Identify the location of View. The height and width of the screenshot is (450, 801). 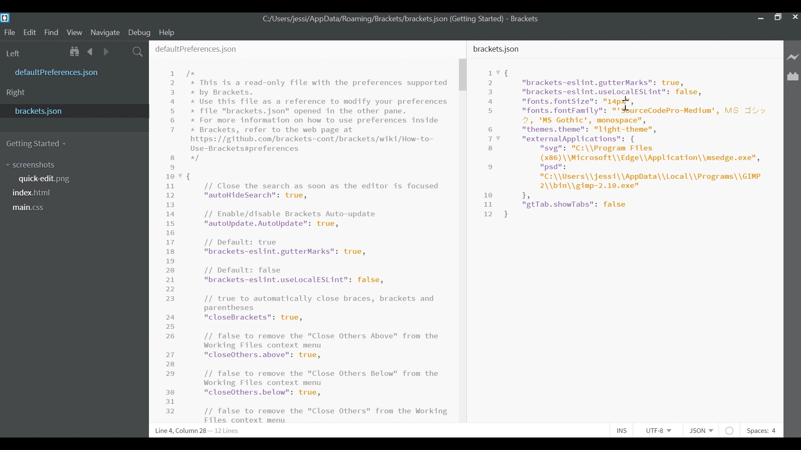
(75, 33).